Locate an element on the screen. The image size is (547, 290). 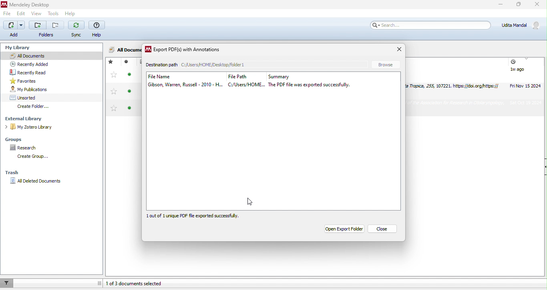
add this reference to favourites is located at coordinates (114, 86).